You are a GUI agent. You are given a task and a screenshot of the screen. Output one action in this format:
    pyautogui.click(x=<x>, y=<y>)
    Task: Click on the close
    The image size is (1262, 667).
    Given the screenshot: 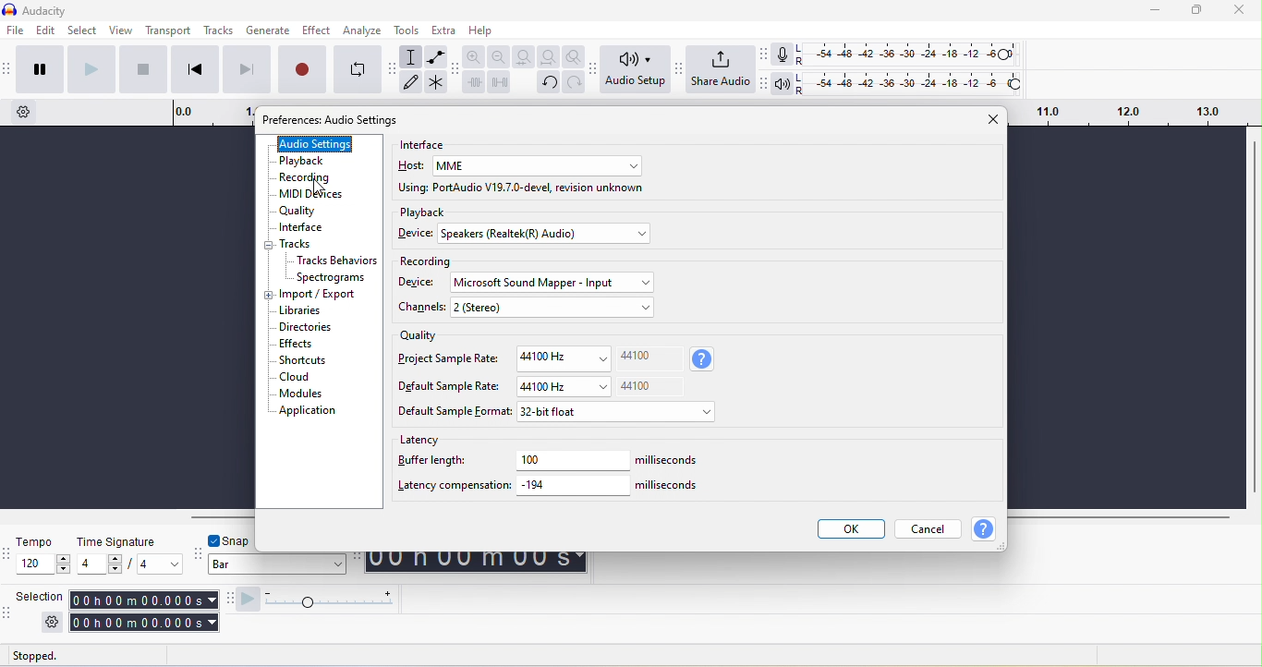 What is the action you would take?
    pyautogui.click(x=989, y=119)
    